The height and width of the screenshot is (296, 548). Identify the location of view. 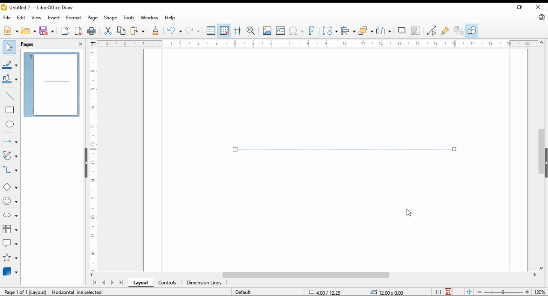
(37, 18).